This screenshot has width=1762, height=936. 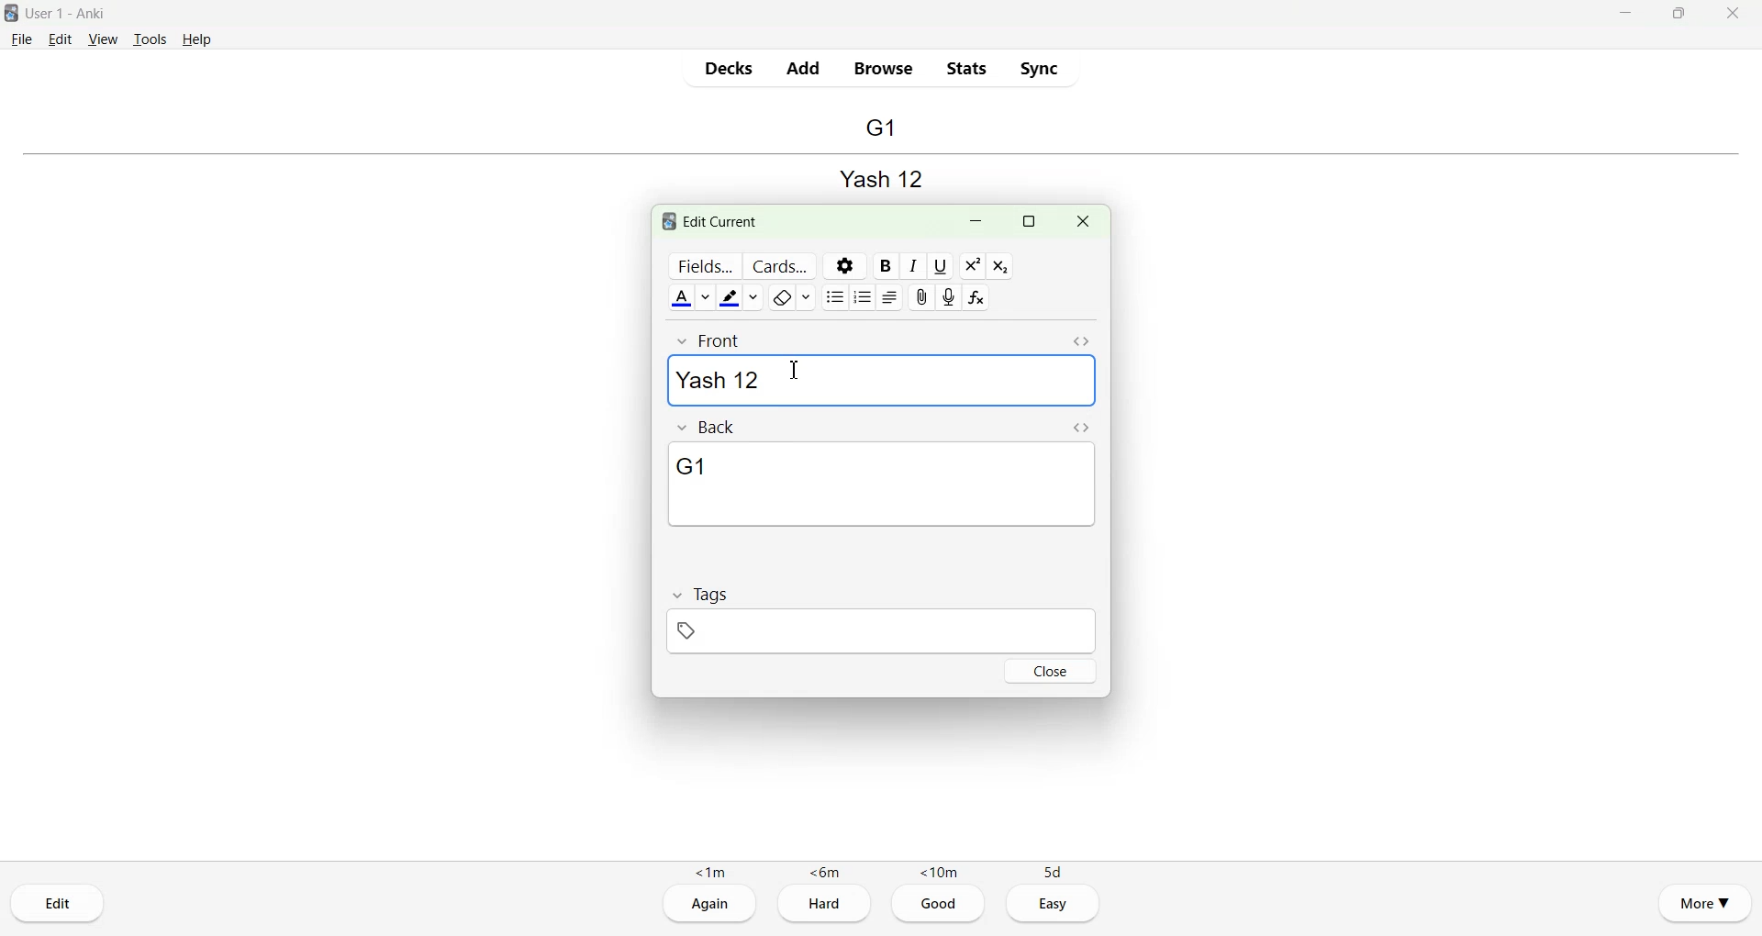 What do you see at coordinates (1082, 222) in the screenshot?
I see `Close` at bounding box center [1082, 222].